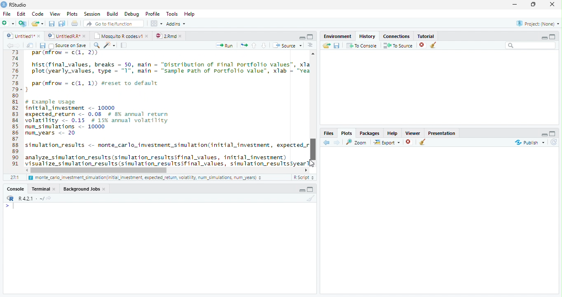 The width and height of the screenshot is (562, 297). What do you see at coordinates (312, 165) in the screenshot?
I see `Mouse Cursor` at bounding box center [312, 165].